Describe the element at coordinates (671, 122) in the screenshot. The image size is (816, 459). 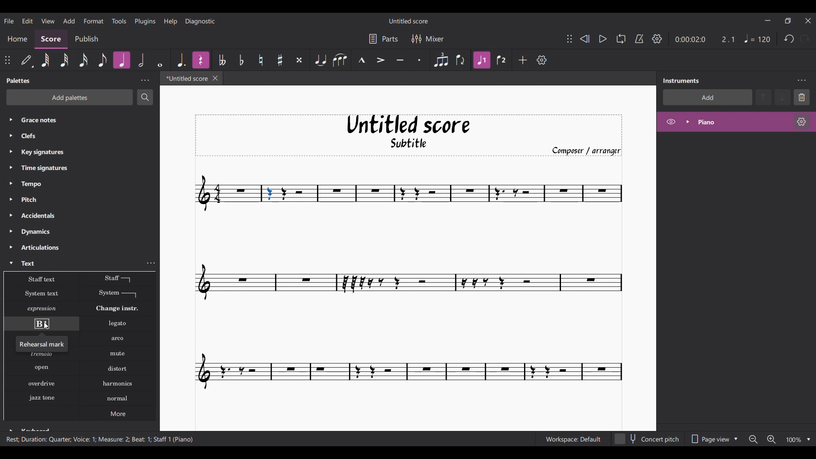
I see `Hide piano` at that location.